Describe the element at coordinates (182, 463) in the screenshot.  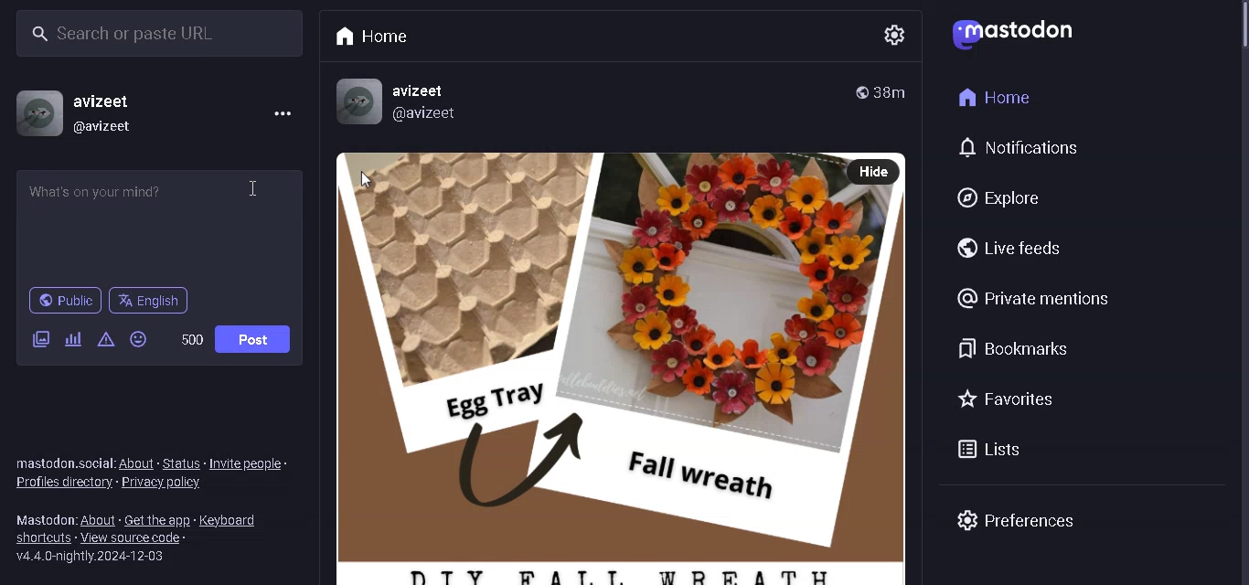
I see `status` at that location.